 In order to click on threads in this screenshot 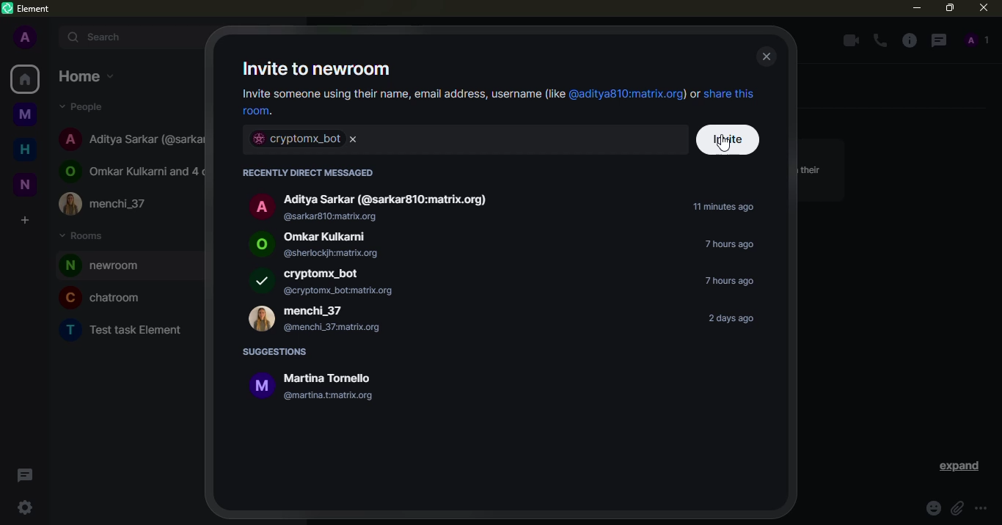, I will do `click(25, 474)`.